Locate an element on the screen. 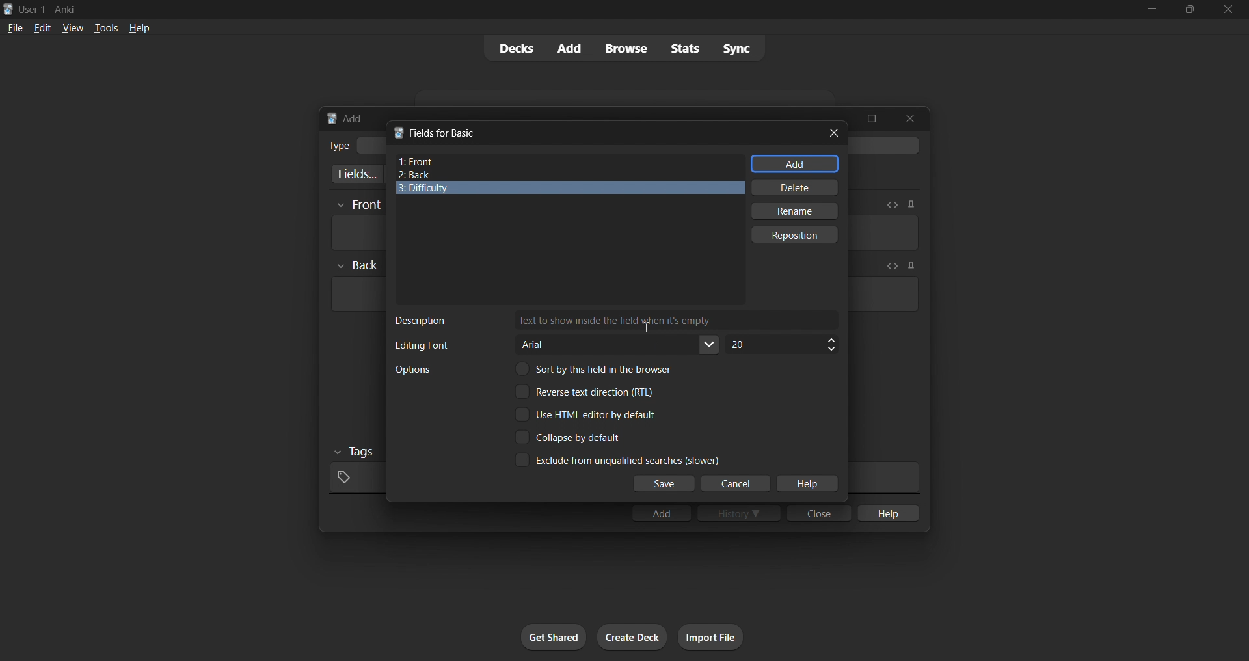 The image size is (1249, 661). decks is located at coordinates (515, 49).